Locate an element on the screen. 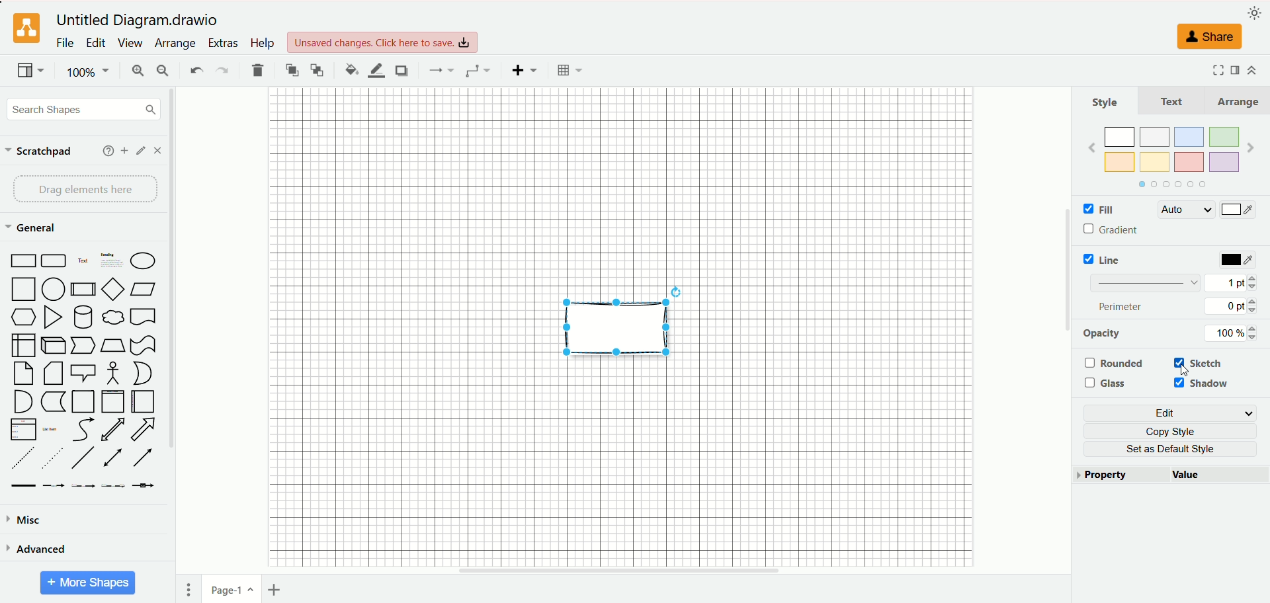 The image size is (1270, 603). connection is located at coordinates (439, 70).